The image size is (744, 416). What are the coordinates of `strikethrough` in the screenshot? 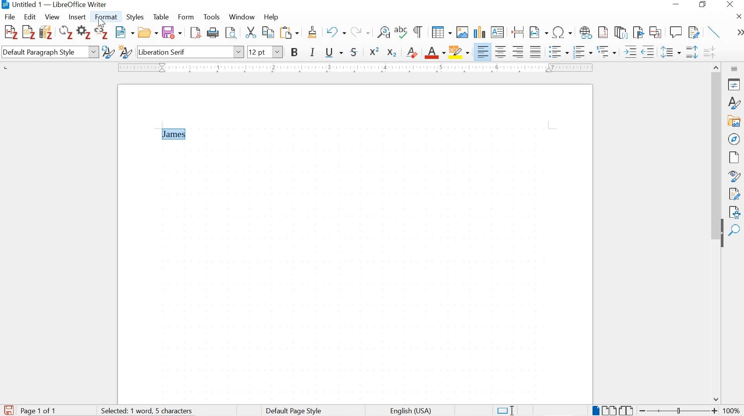 It's located at (356, 52).